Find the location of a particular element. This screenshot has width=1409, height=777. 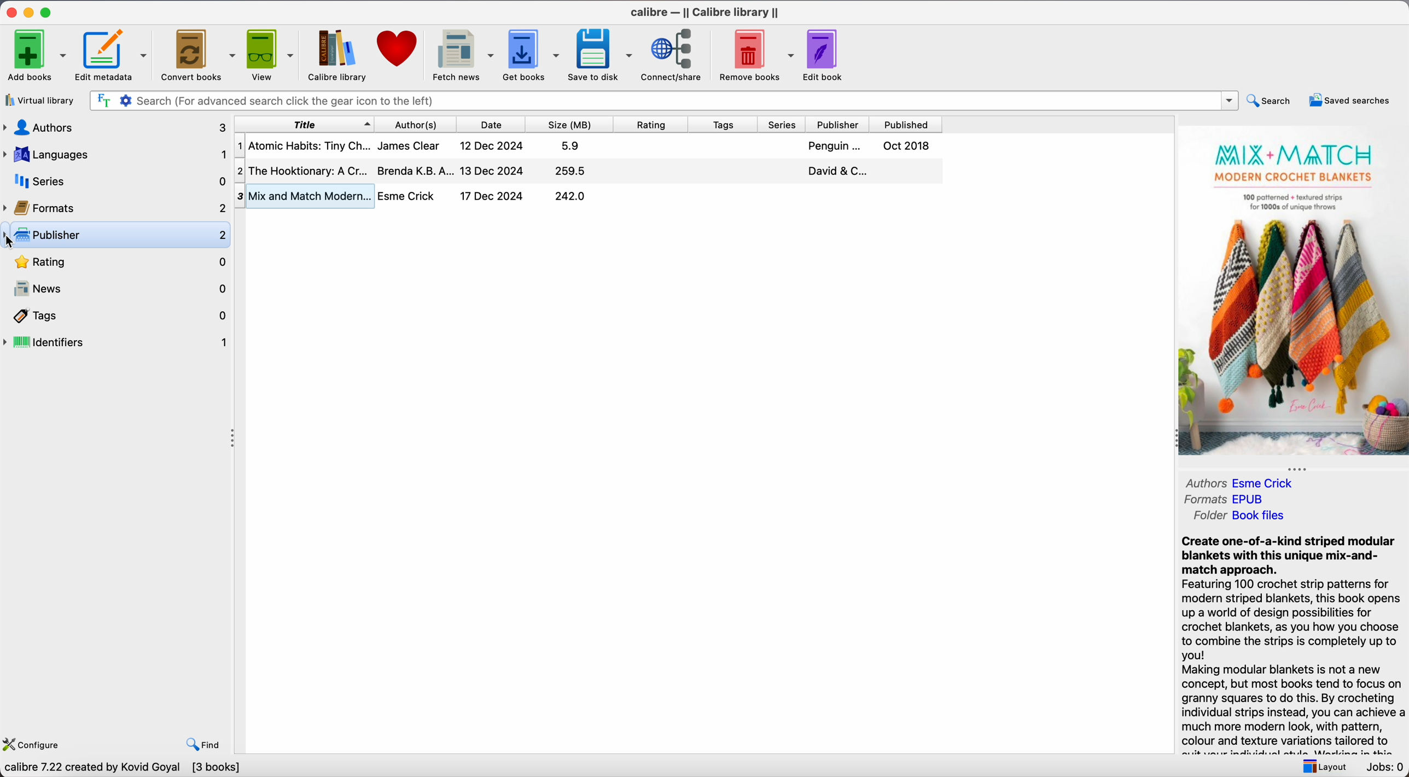

tags is located at coordinates (117, 316).